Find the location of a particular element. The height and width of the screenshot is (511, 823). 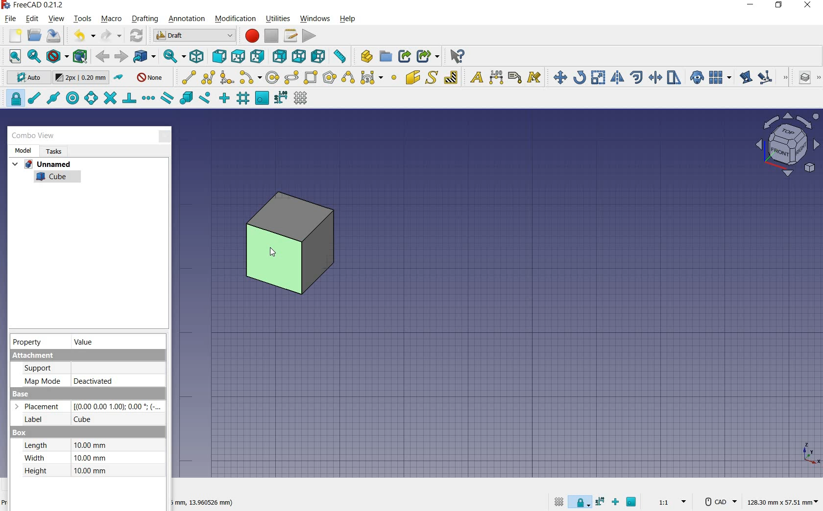

snap endpoint is located at coordinates (35, 98).